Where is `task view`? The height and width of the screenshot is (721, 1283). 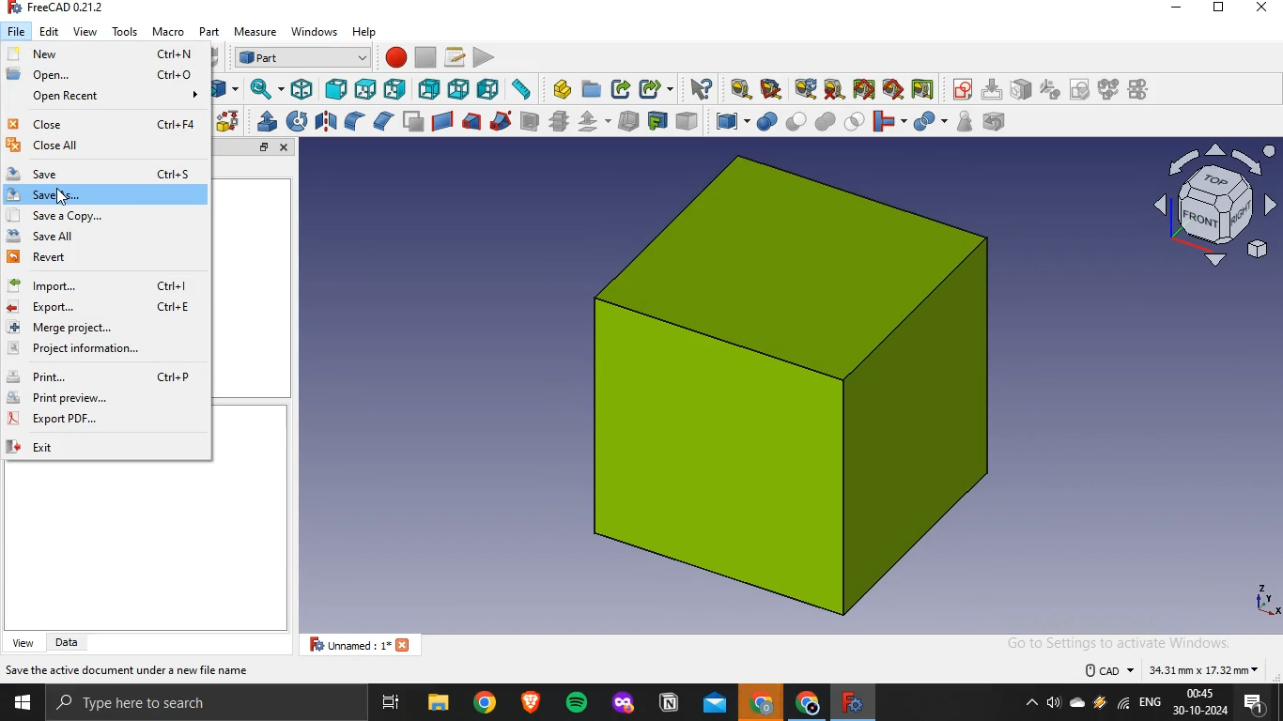 task view is located at coordinates (394, 703).